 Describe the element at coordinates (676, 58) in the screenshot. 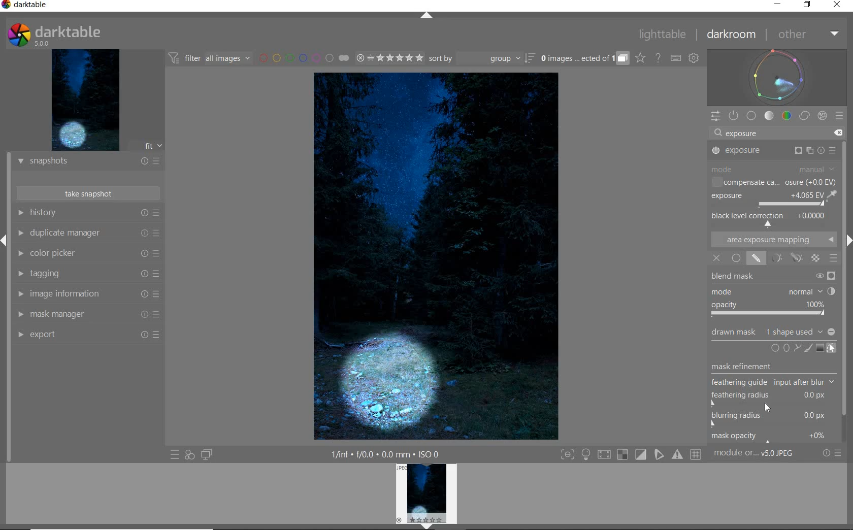

I see `SET KEYBOARD SHORTCUTS` at that location.